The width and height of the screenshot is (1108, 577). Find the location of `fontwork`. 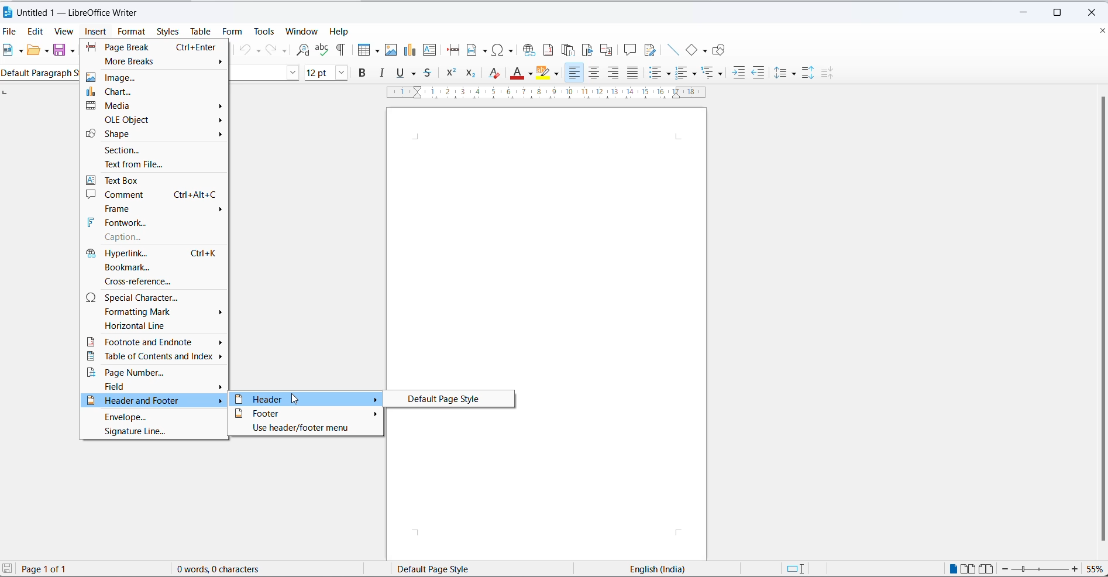

fontwork is located at coordinates (155, 224).